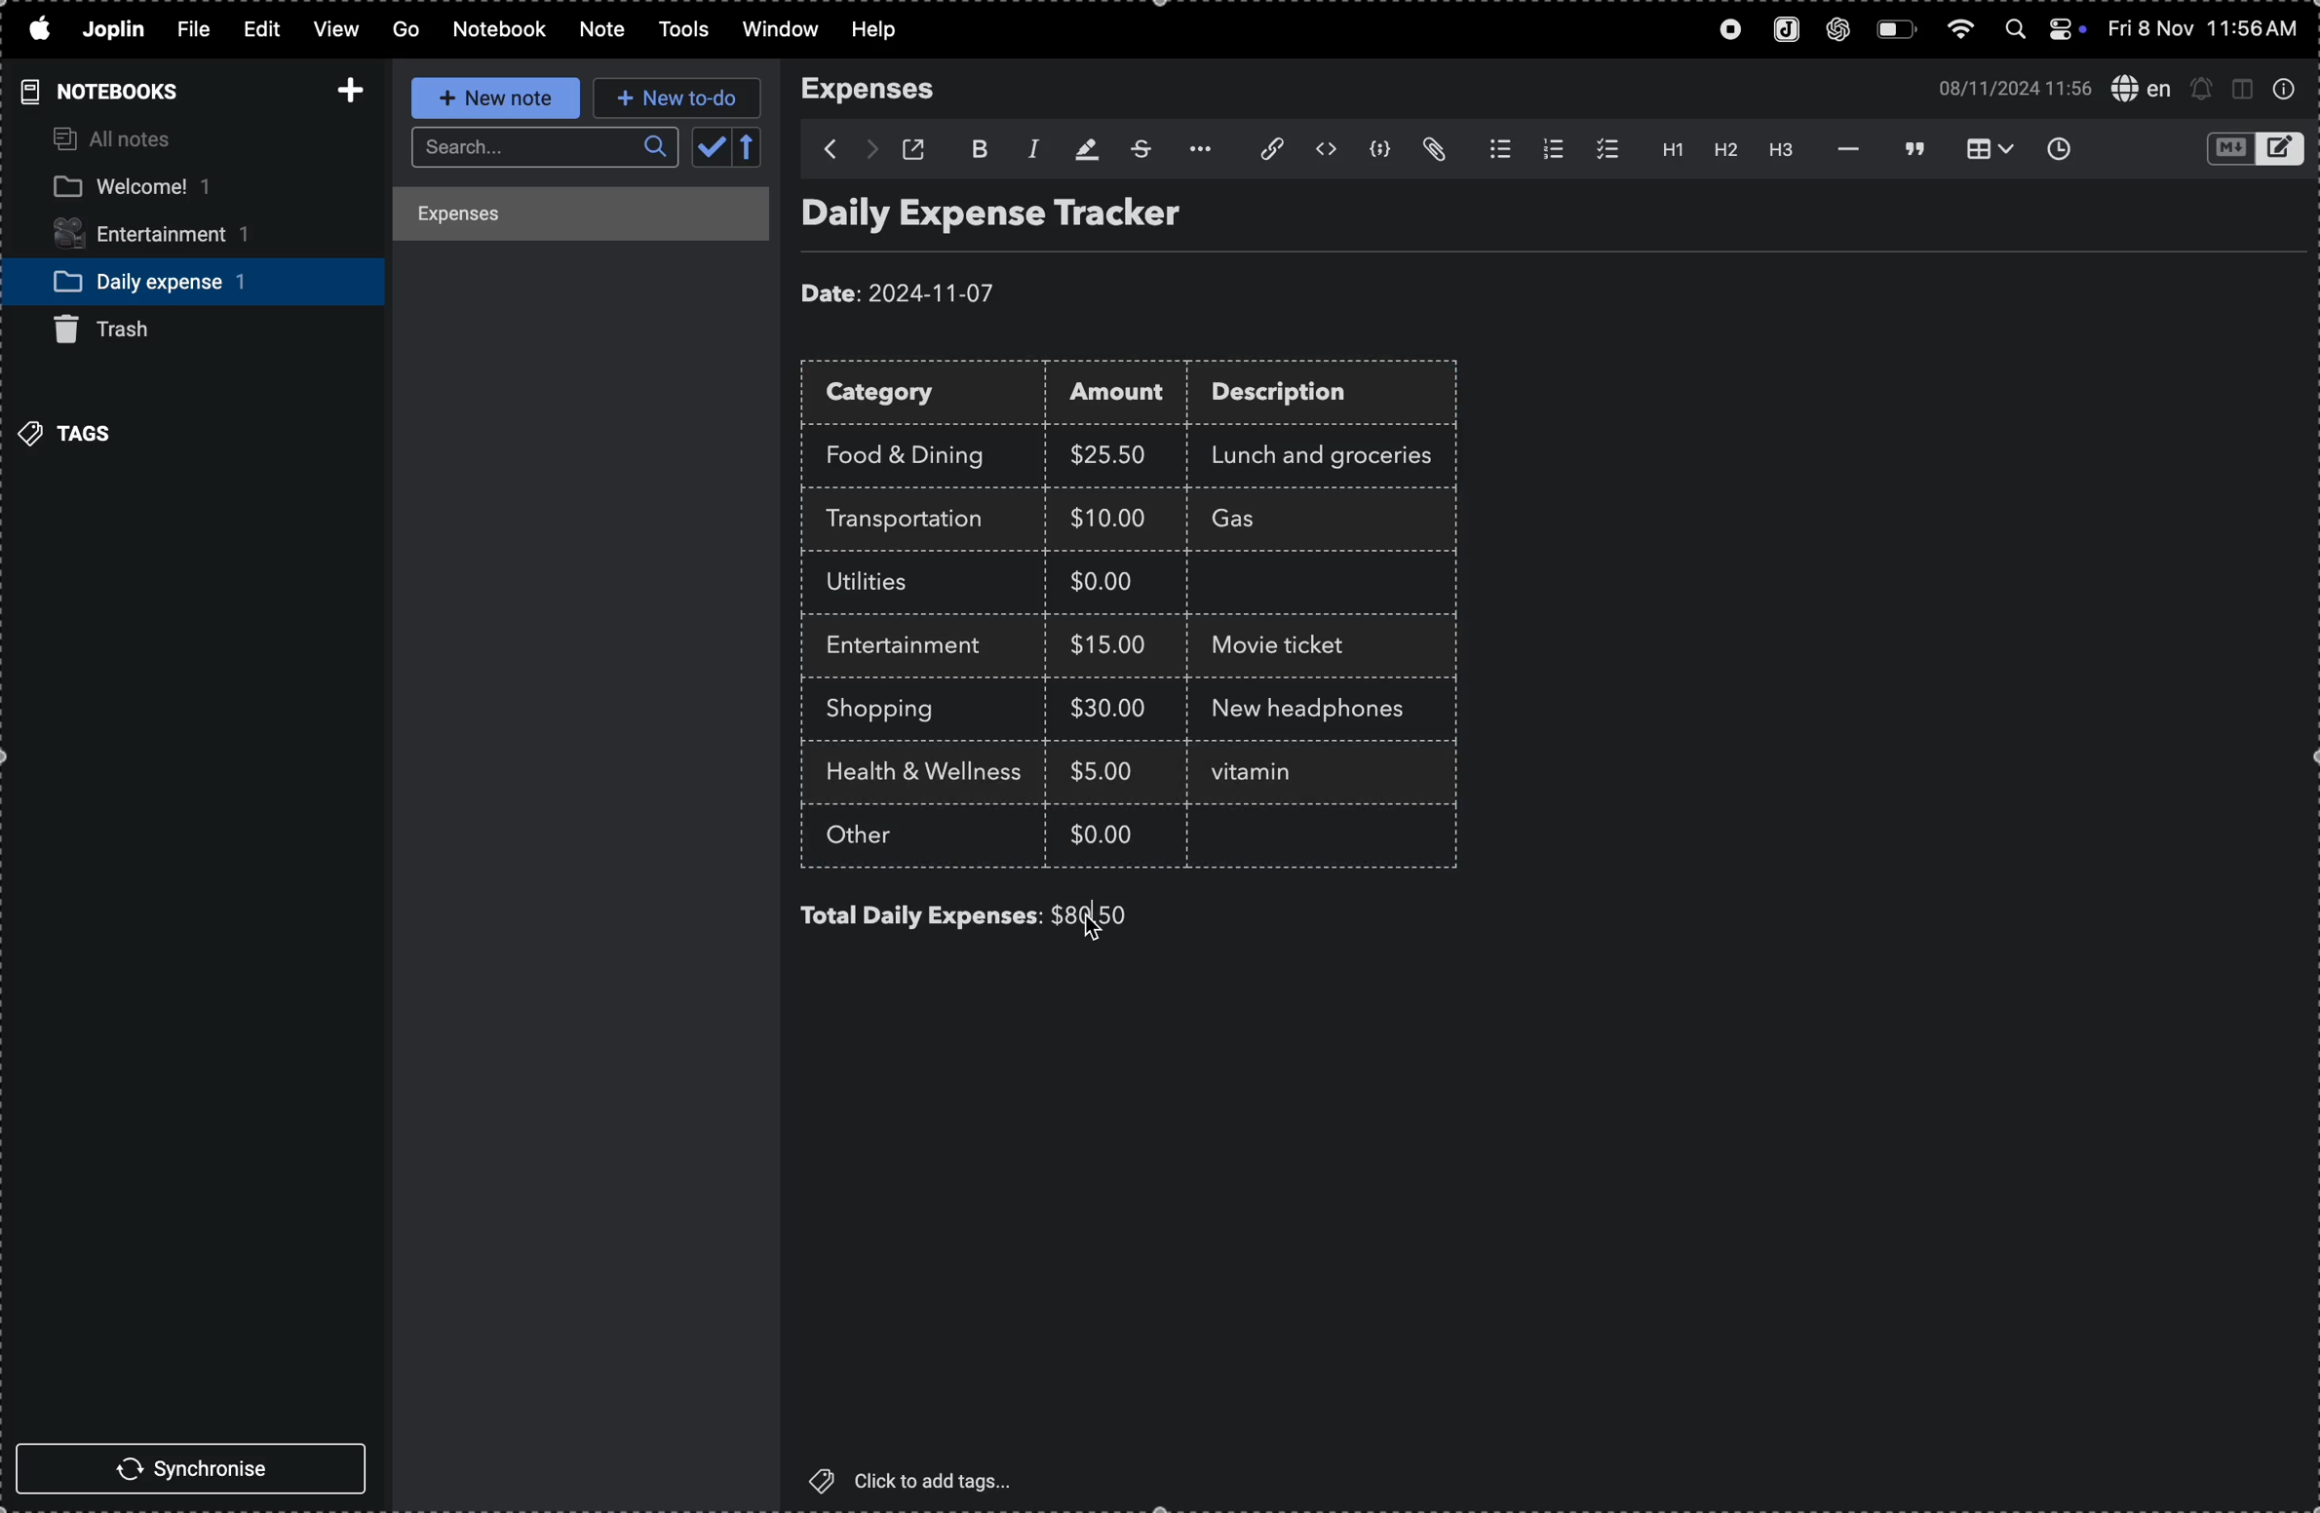 The width and height of the screenshot is (2320, 1513). Describe the element at coordinates (870, 150) in the screenshot. I see `forward` at that location.